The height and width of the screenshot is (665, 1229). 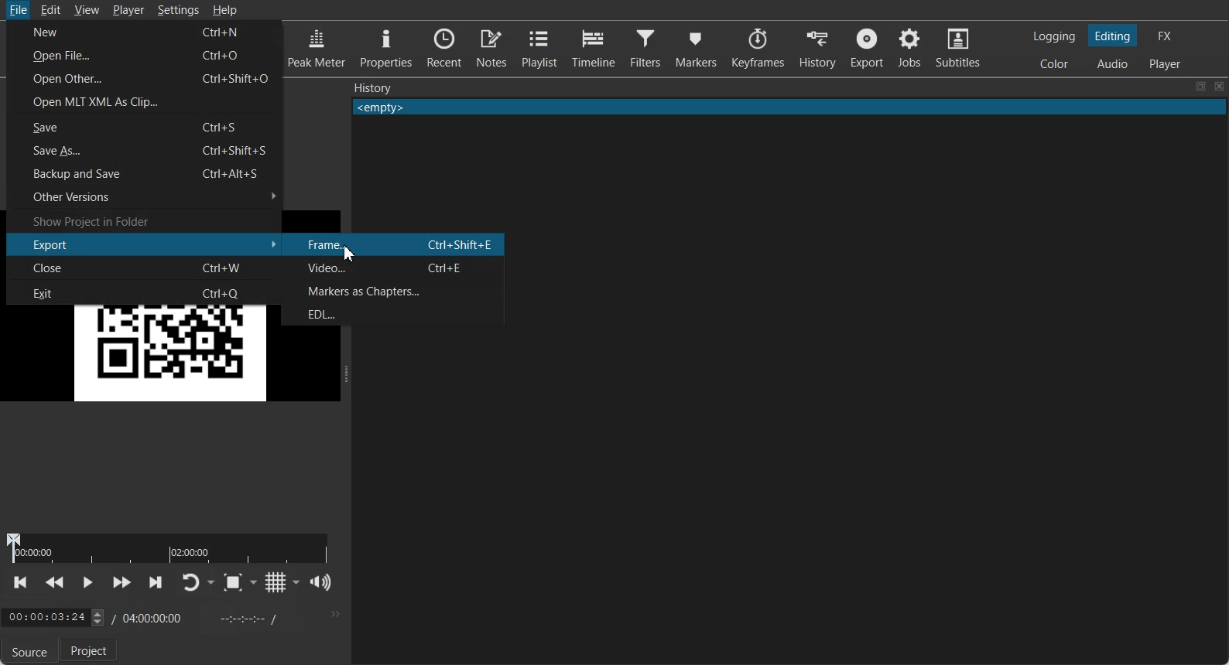 What do you see at coordinates (866, 47) in the screenshot?
I see `Export` at bounding box center [866, 47].